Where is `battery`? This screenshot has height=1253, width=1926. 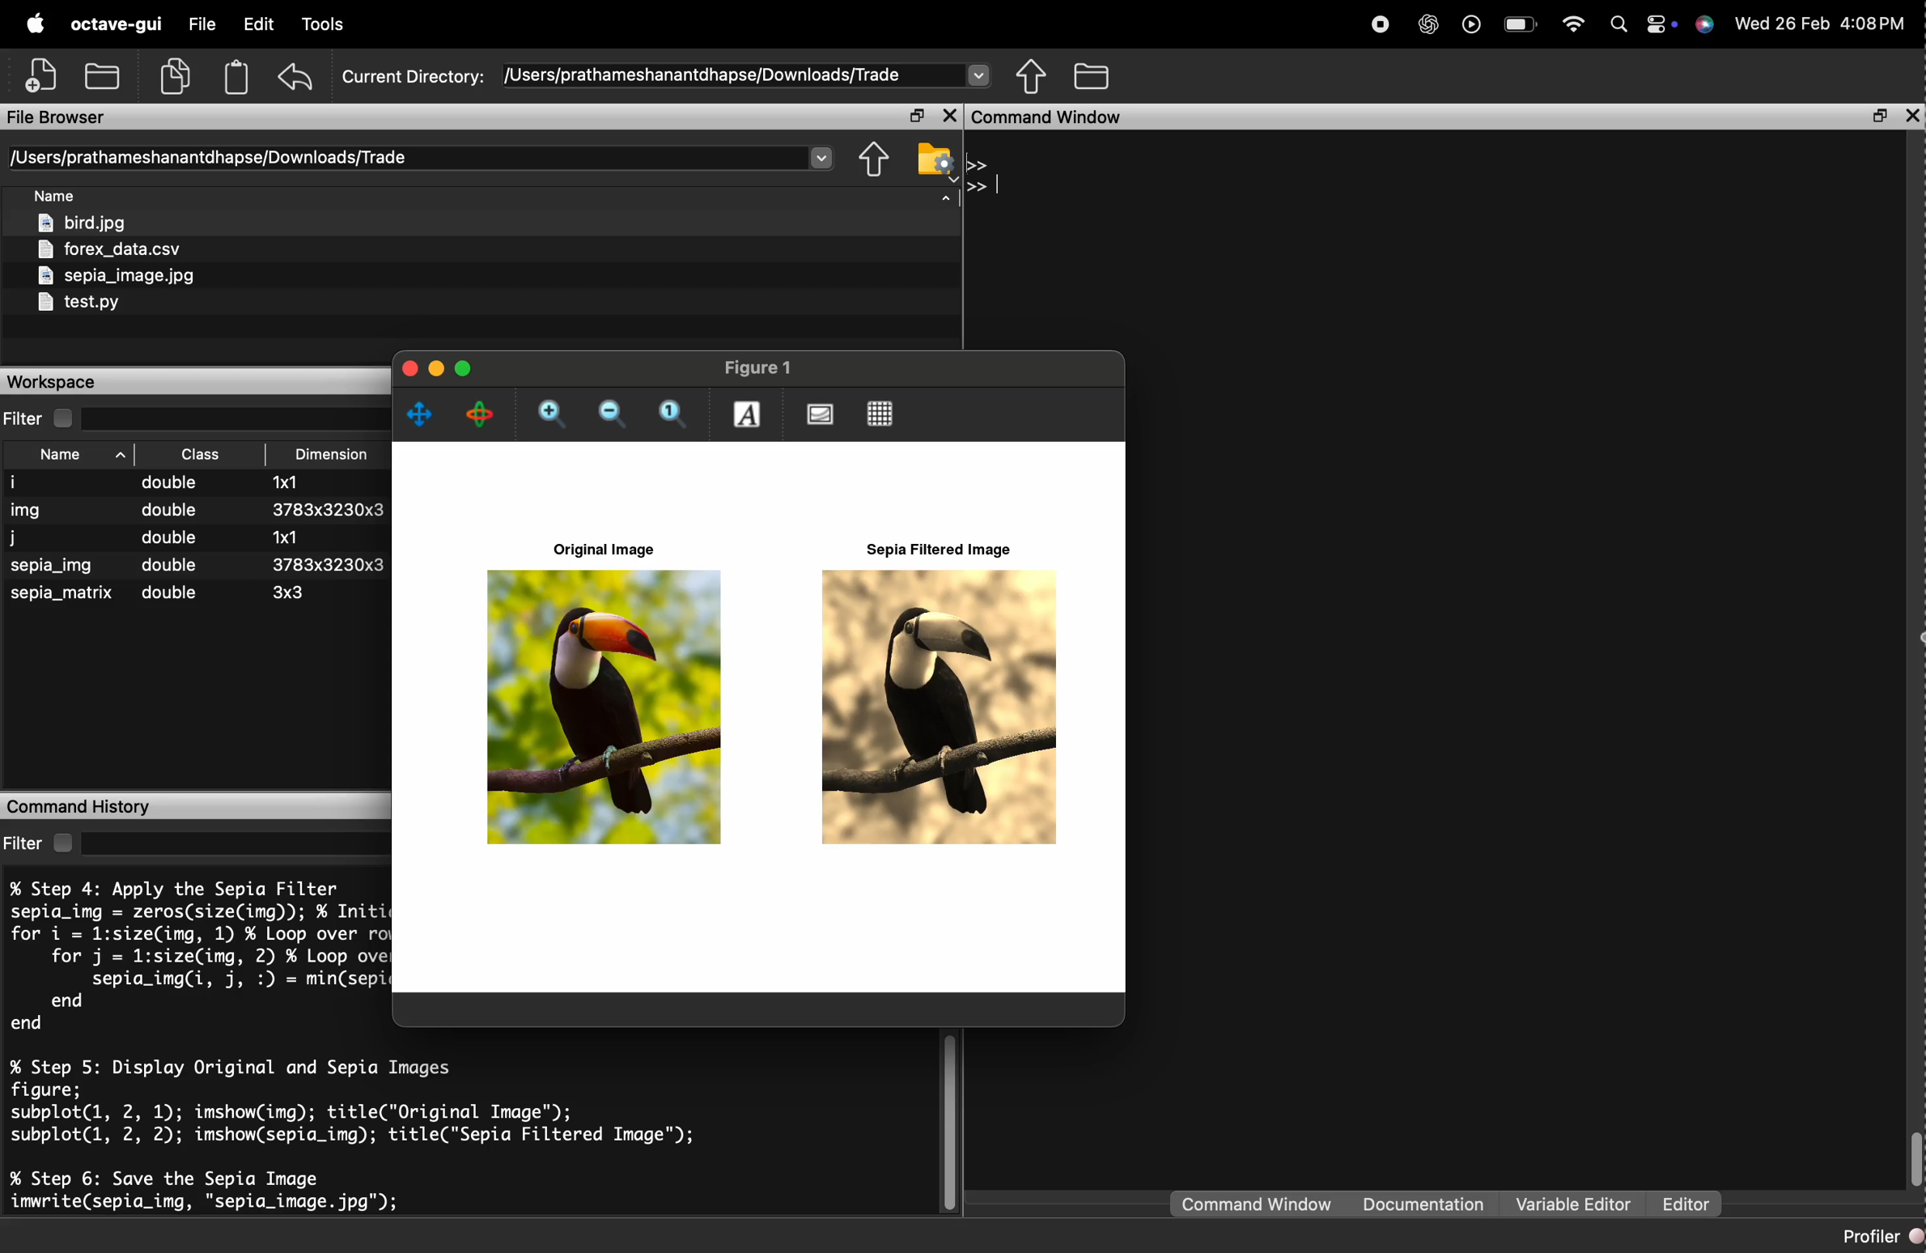
battery is located at coordinates (1522, 23).